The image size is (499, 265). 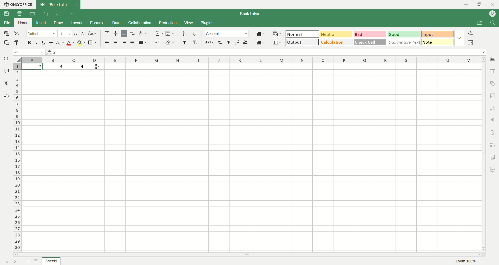 I want to click on pivot settings, so click(x=493, y=144).